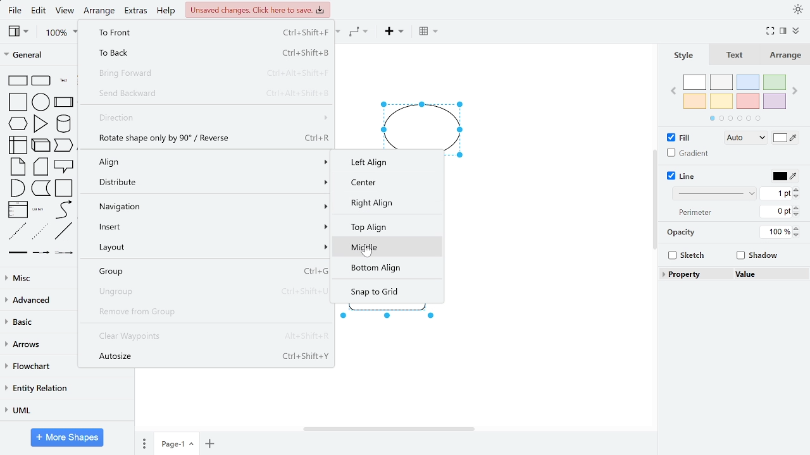 This screenshot has height=455, width=810. I want to click on arrows, so click(37, 345).